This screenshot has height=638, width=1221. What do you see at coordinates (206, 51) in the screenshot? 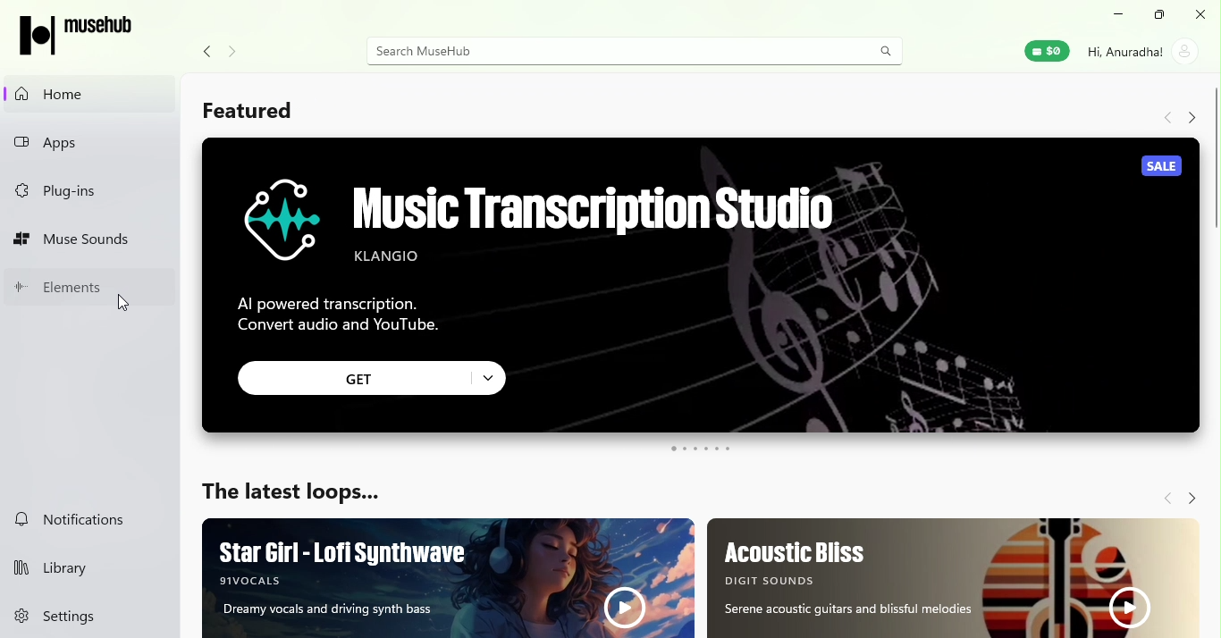
I see `Navigate back` at bounding box center [206, 51].